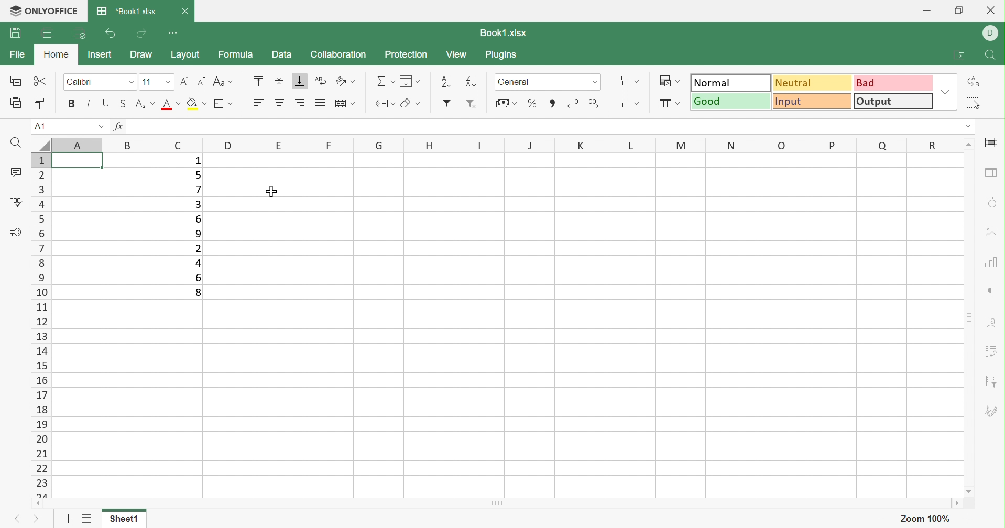  I want to click on Zoom In, so click(969, 521).